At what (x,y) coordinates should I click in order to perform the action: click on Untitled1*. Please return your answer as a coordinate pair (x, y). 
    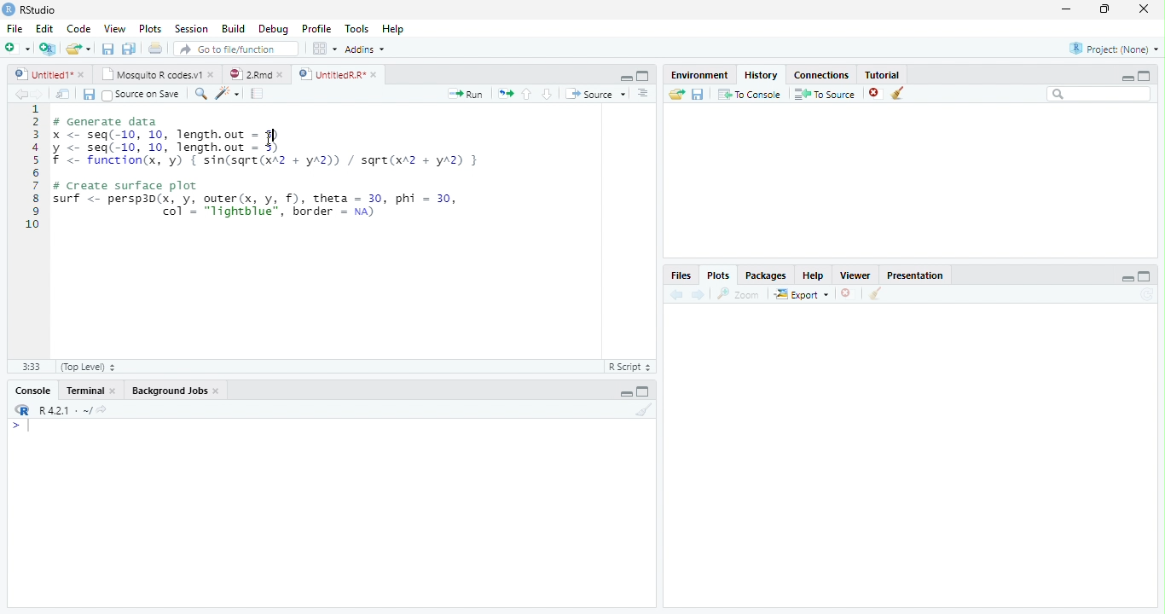
    Looking at the image, I should click on (41, 73).